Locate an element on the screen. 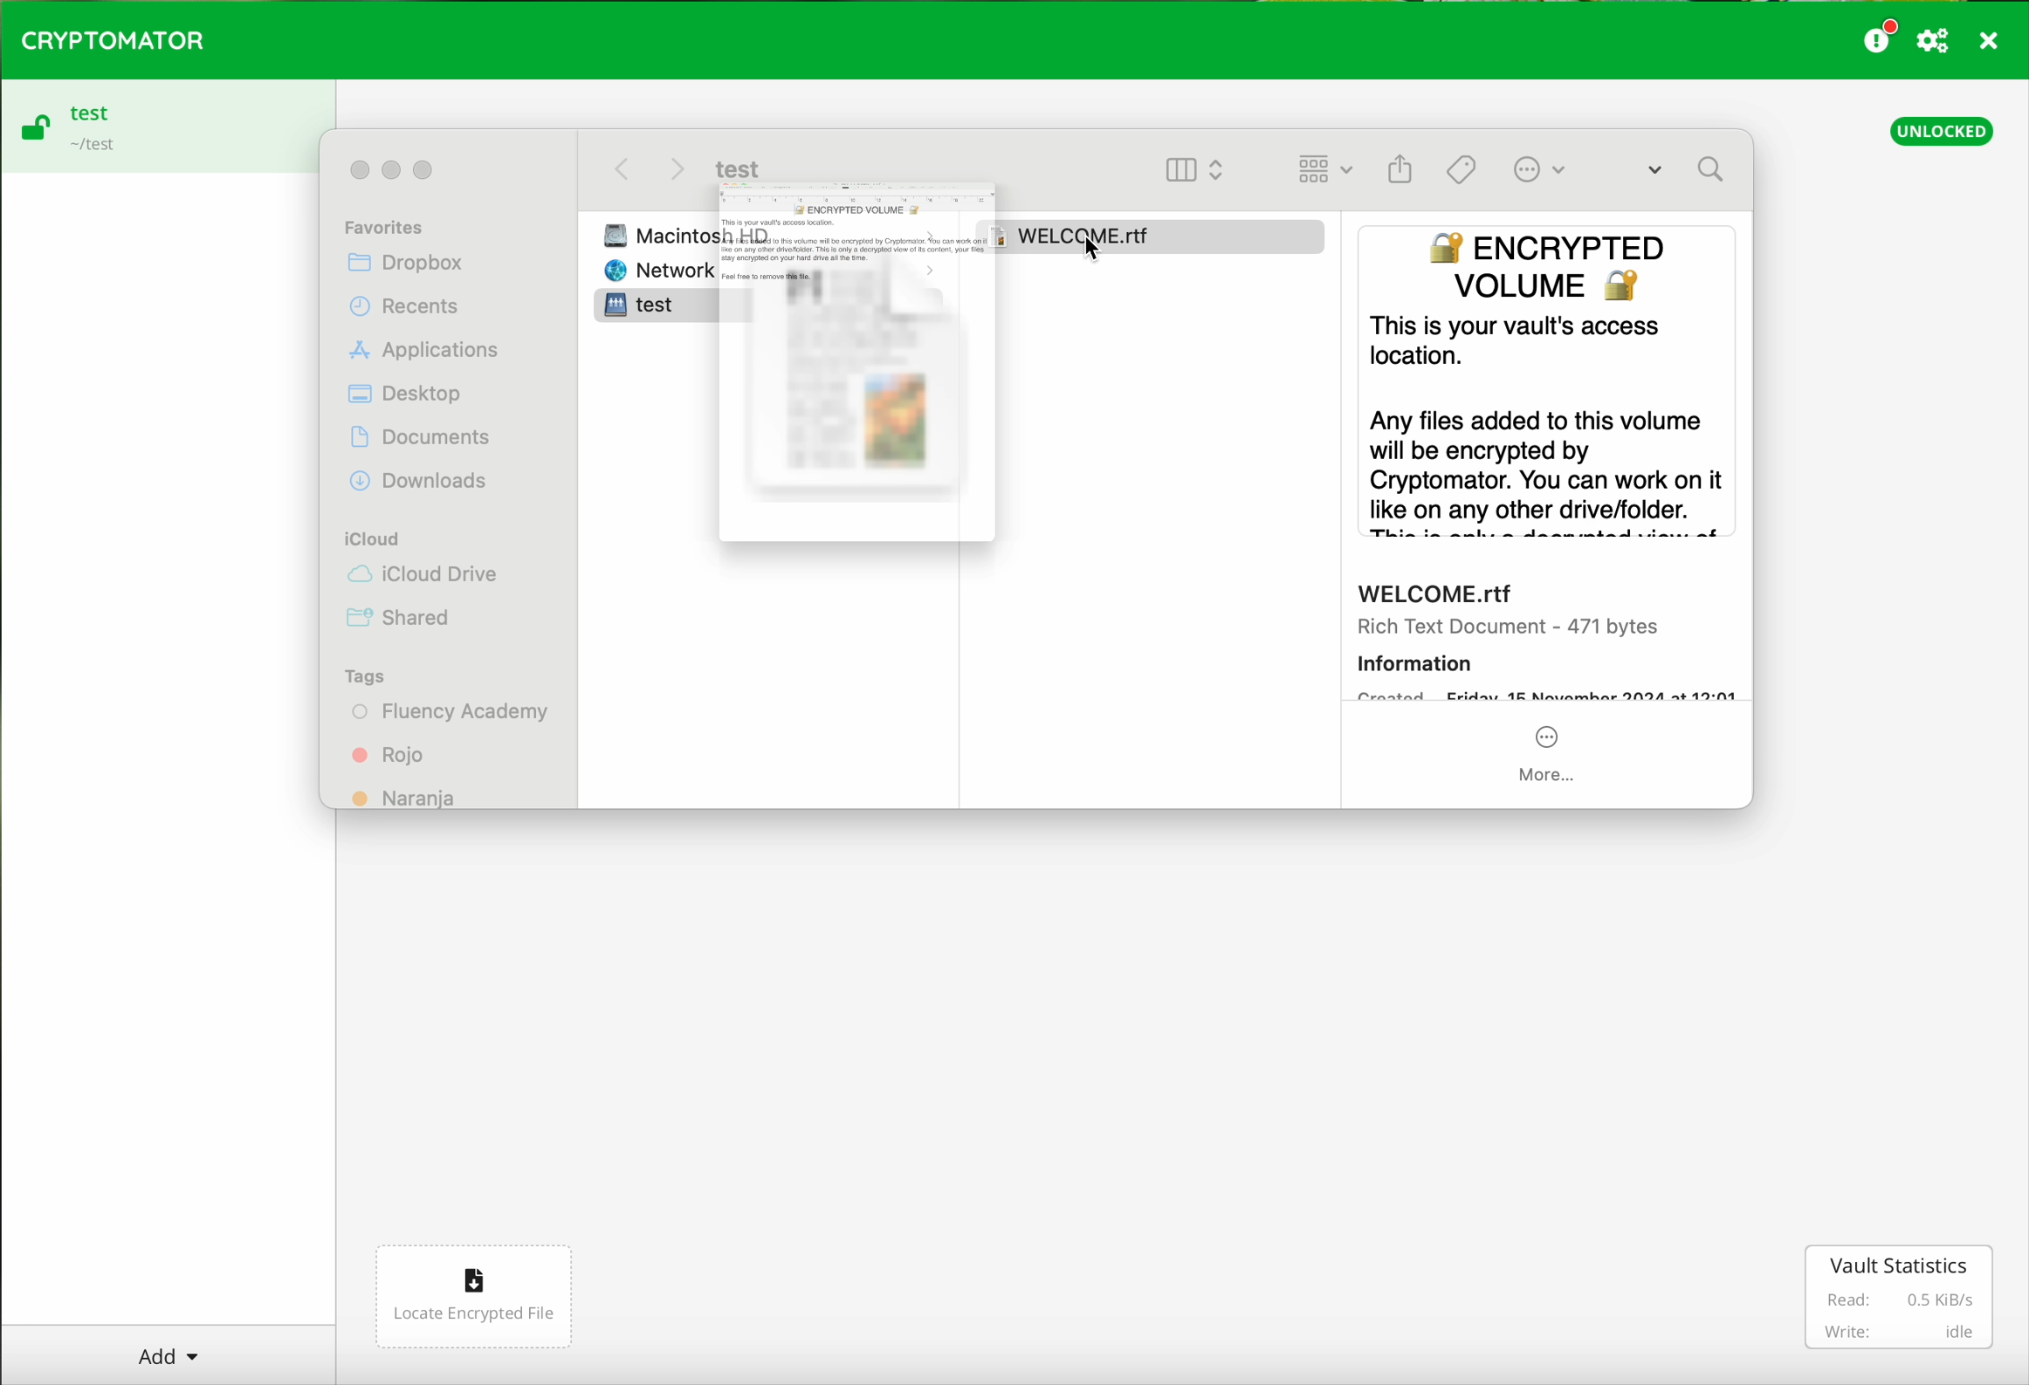 The width and height of the screenshot is (2029, 1385). open padlock is located at coordinates (33, 131).